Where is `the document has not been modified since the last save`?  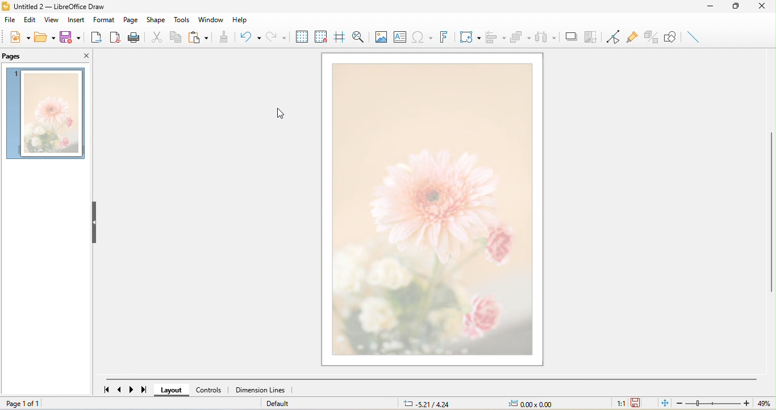
the document has not been modified since the last save is located at coordinates (637, 403).